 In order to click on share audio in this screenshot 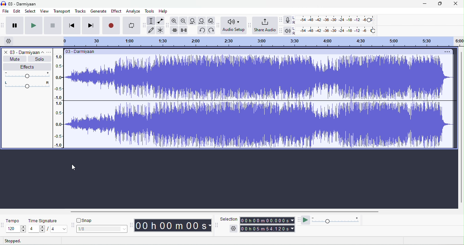, I will do `click(265, 26)`.